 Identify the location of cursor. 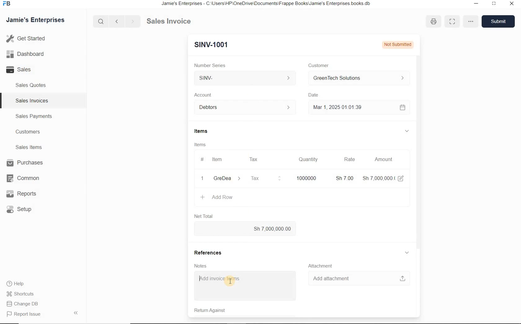
(230, 282).